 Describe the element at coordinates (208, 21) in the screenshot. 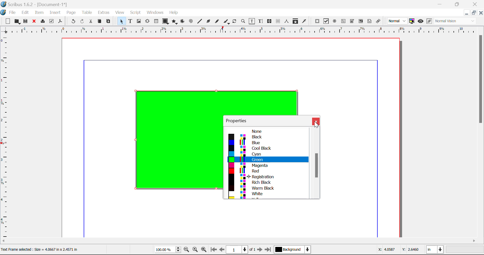

I see `Bezier Curve` at that location.